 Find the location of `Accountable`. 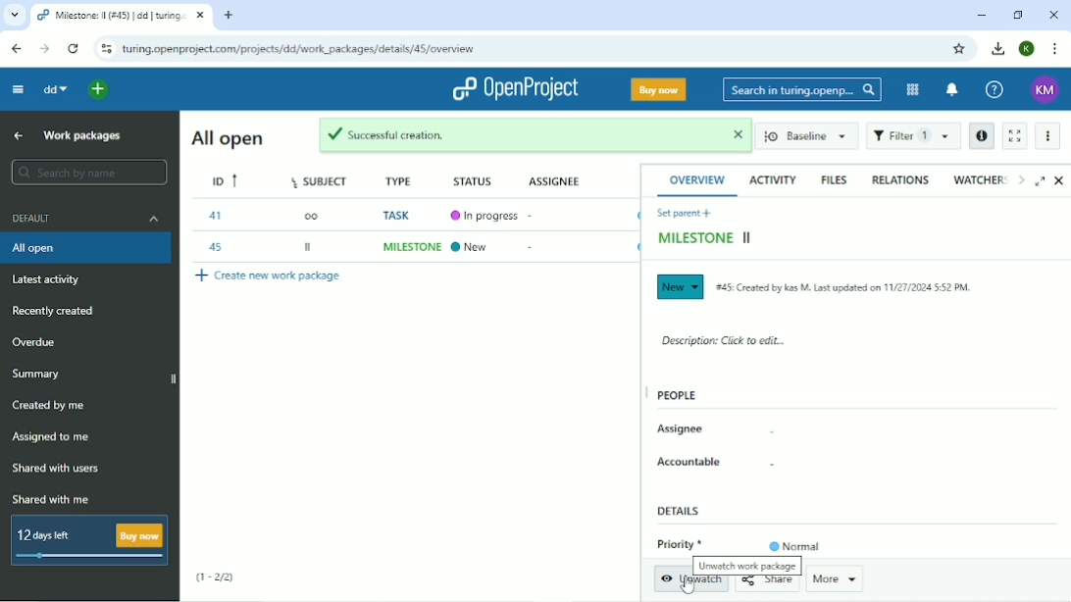

Accountable is located at coordinates (690, 462).